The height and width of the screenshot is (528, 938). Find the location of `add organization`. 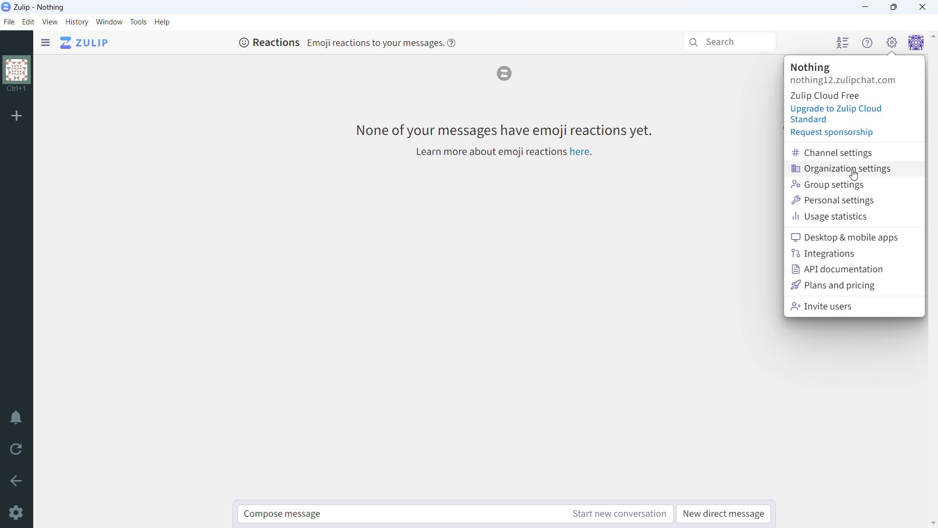

add organization is located at coordinates (17, 116).